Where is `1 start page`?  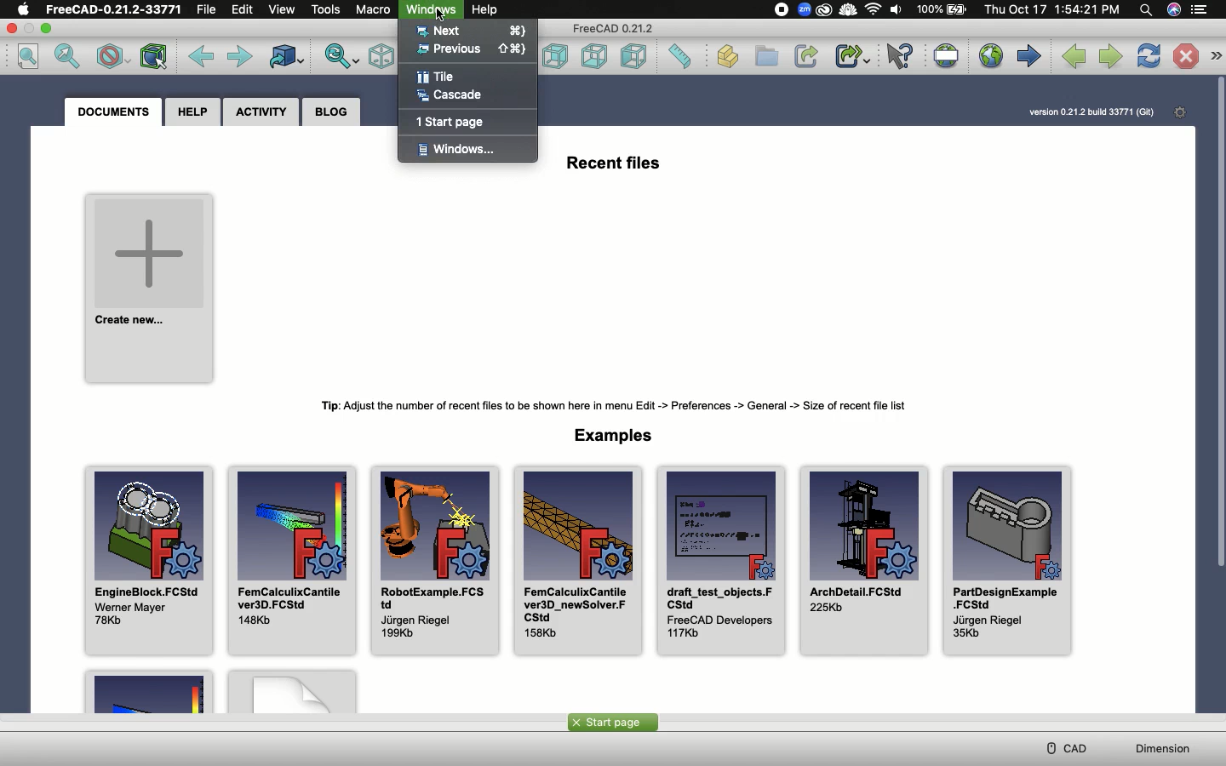
1 start page is located at coordinates (450, 120).